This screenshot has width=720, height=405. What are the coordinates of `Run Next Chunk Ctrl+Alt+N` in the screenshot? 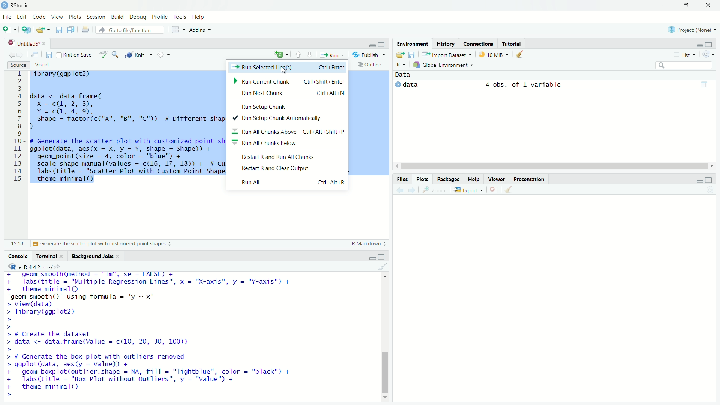 It's located at (291, 93).